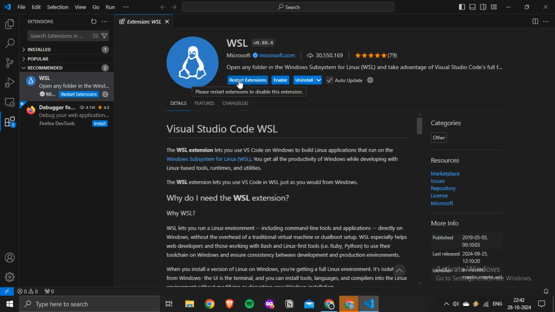 The width and height of the screenshot is (555, 312). I want to click on source control, so click(9, 63).